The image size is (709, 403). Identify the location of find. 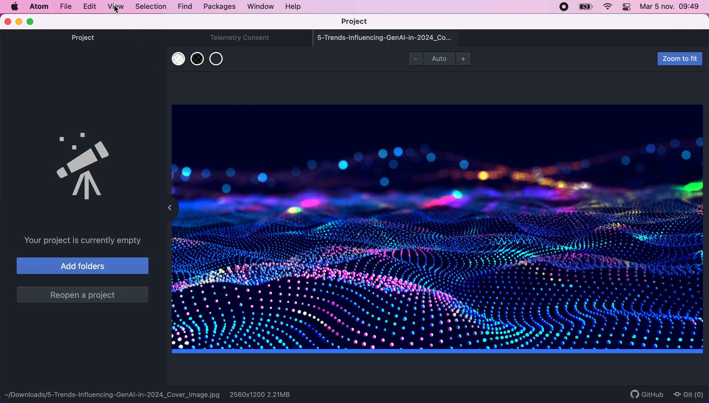
(183, 6).